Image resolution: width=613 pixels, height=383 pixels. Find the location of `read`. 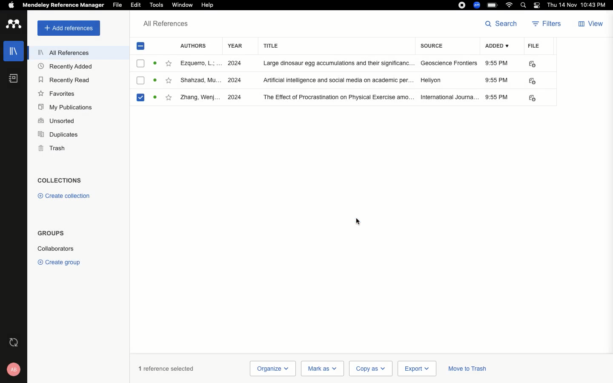

read is located at coordinates (156, 81).